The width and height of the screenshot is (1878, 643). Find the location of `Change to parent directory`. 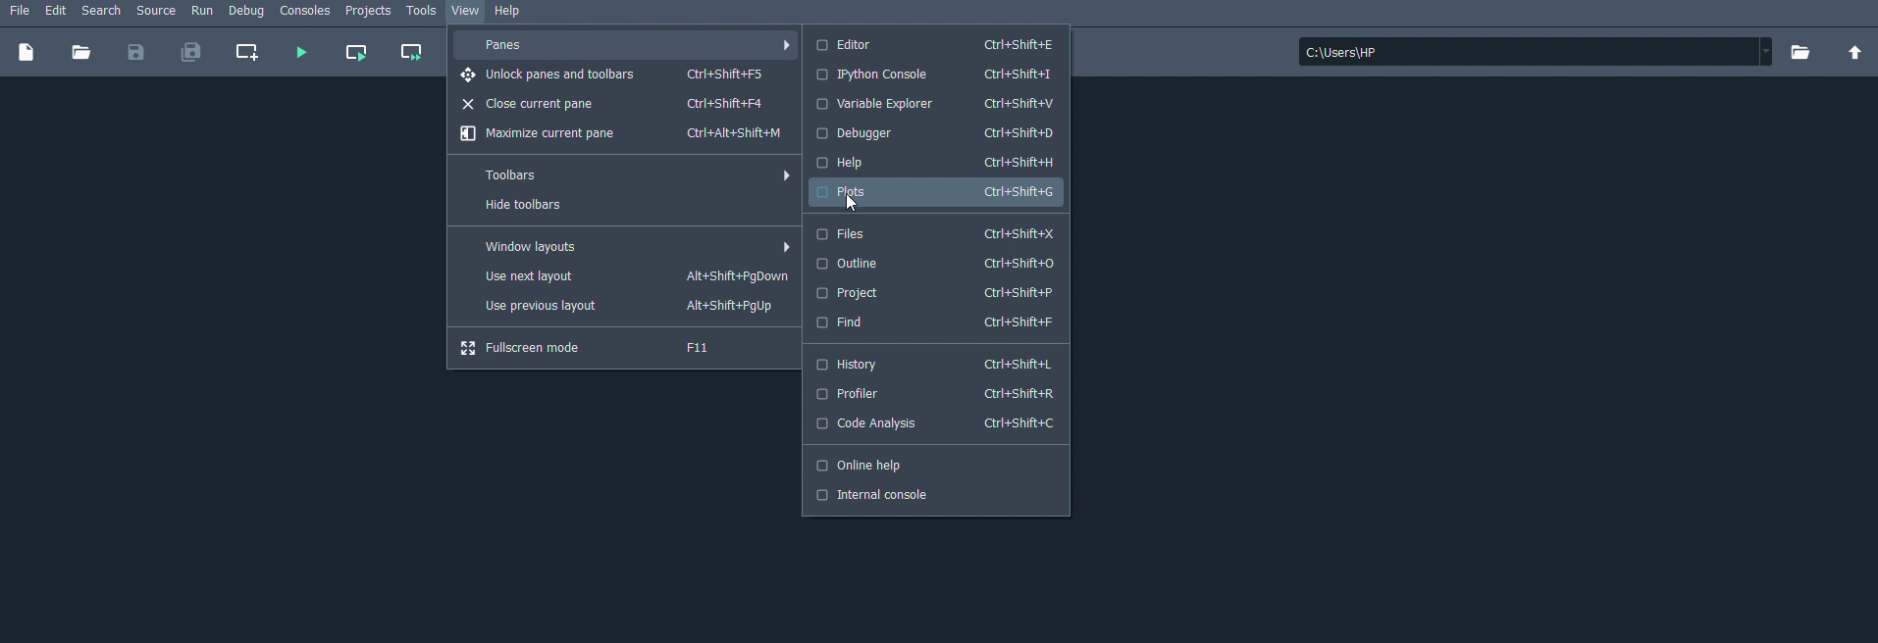

Change to parent directory is located at coordinates (1857, 52).